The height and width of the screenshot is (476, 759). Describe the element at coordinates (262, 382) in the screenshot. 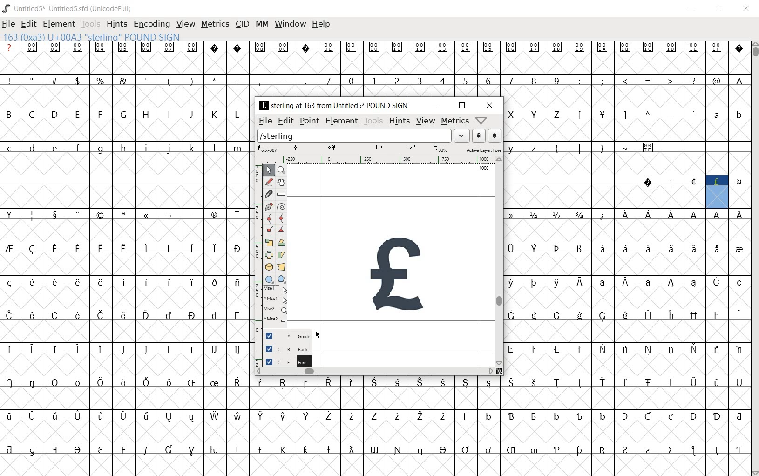

I see `Symbol` at that location.